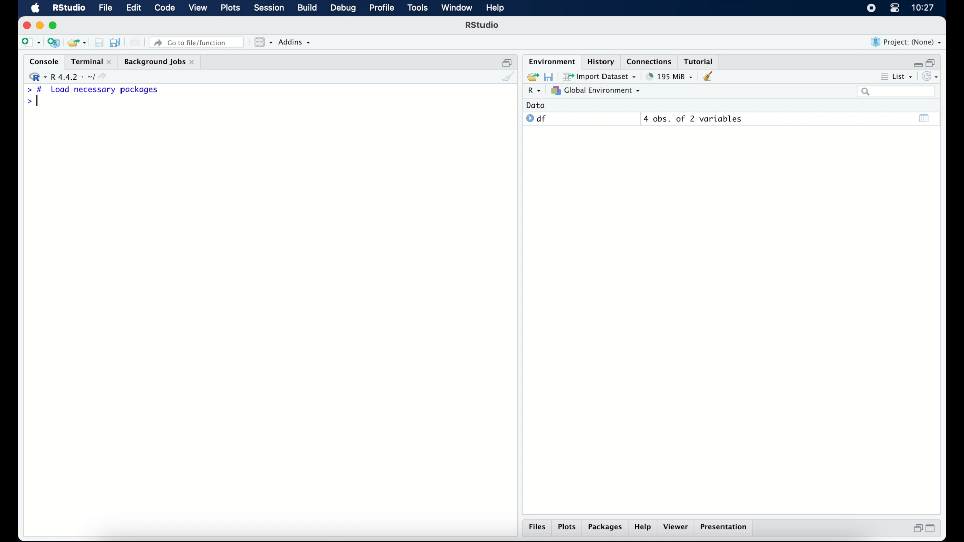 The width and height of the screenshot is (964, 542). What do you see at coordinates (42, 62) in the screenshot?
I see `console` at bounding box center [42, 62].